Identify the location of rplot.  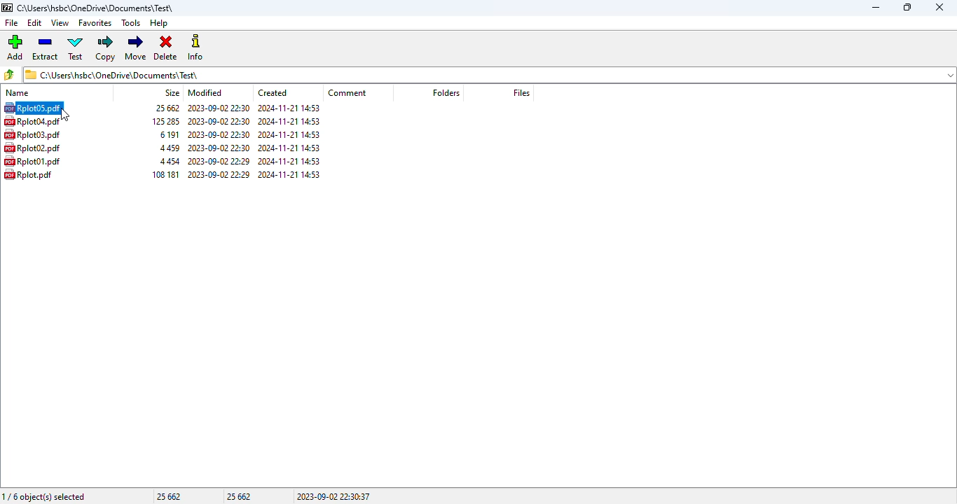
(29, 174).